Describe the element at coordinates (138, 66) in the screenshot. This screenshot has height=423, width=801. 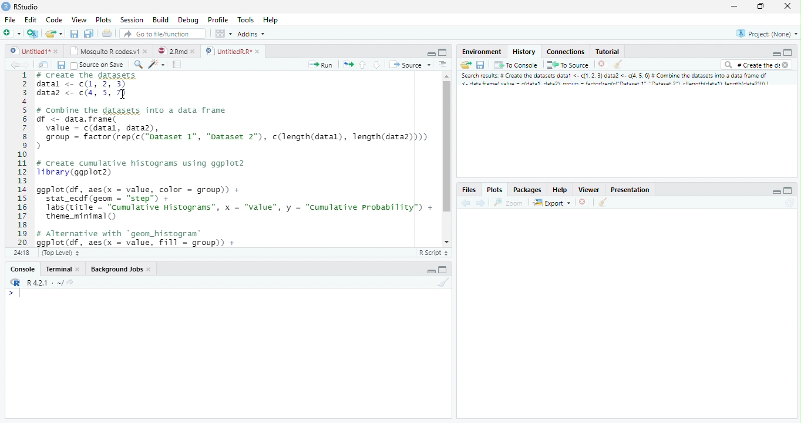
I see `Zoom` at that location.